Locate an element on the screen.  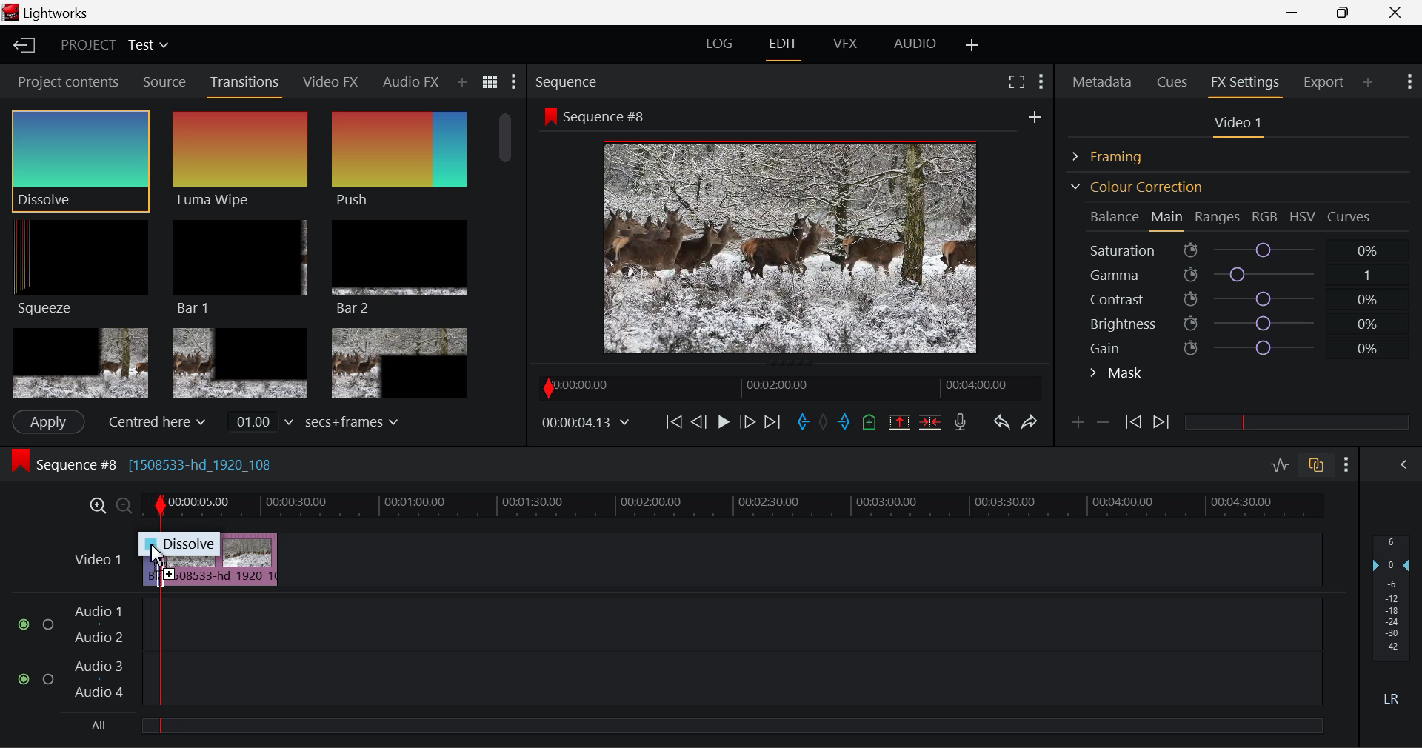
Mask is located at coordinates (1117, 375).